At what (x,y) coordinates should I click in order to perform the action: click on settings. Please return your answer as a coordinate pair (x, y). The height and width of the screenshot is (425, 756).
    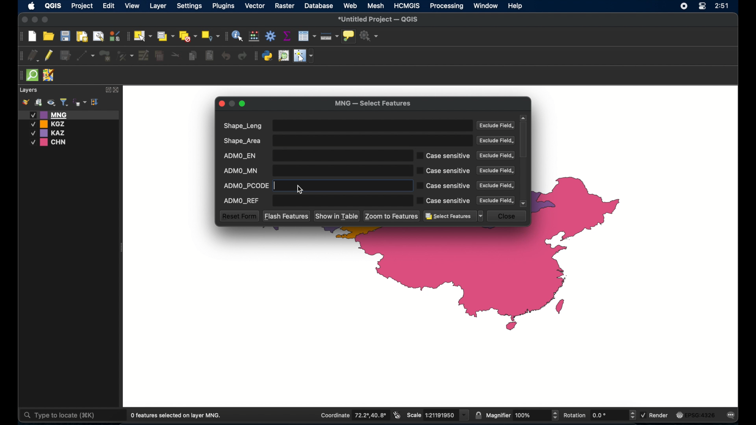
    Looking at the image, I should click on (189, 6).